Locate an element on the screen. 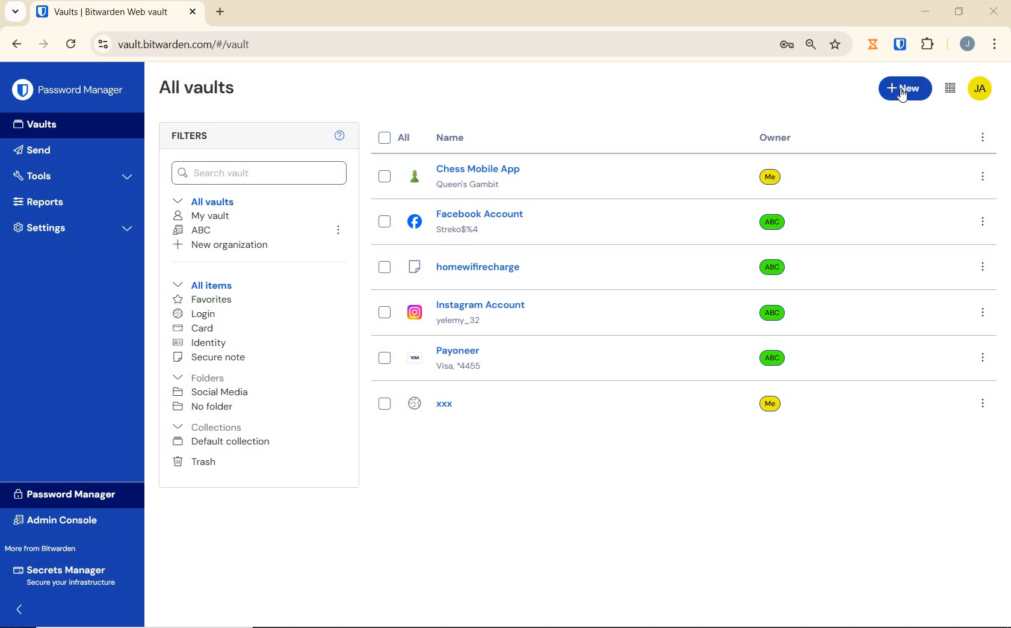 The height and width of the screenshot is (628, 1011). more options is located at coordinates (983, 359).